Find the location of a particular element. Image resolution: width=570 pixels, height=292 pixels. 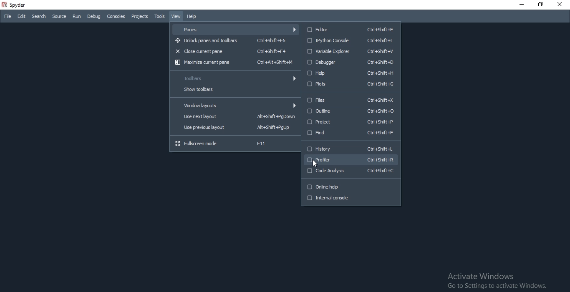

Panes is located at coordinates (236, 29).